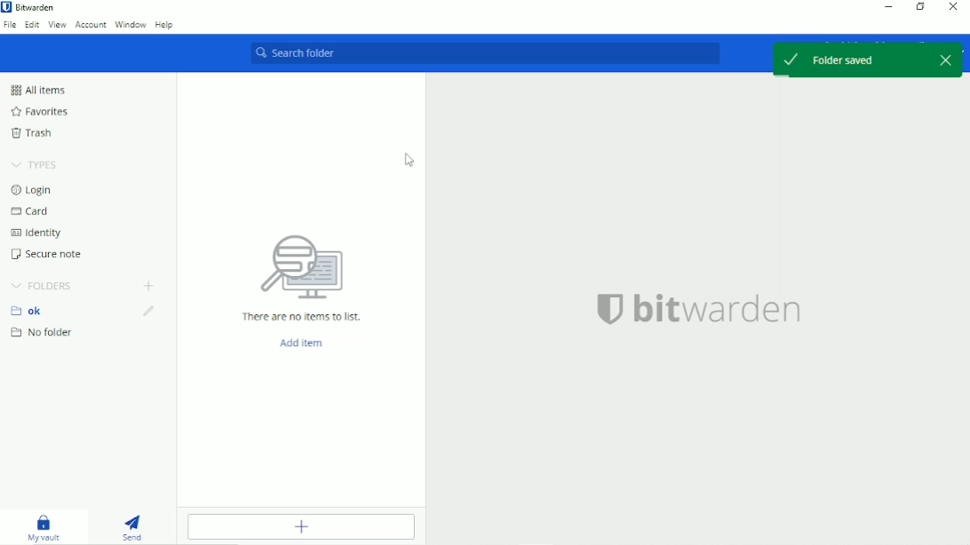 Image resolution: width=970 pixels, height=545 pixels. I want to click on Close, so click(954, 7).